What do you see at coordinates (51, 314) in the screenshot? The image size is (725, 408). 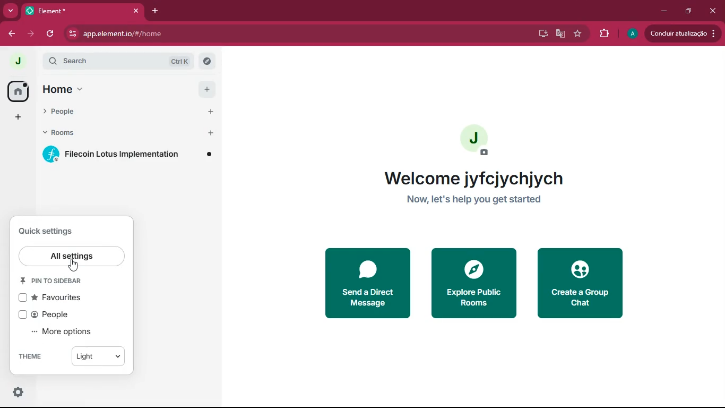 I see `people` at bounding box center [51, 314].